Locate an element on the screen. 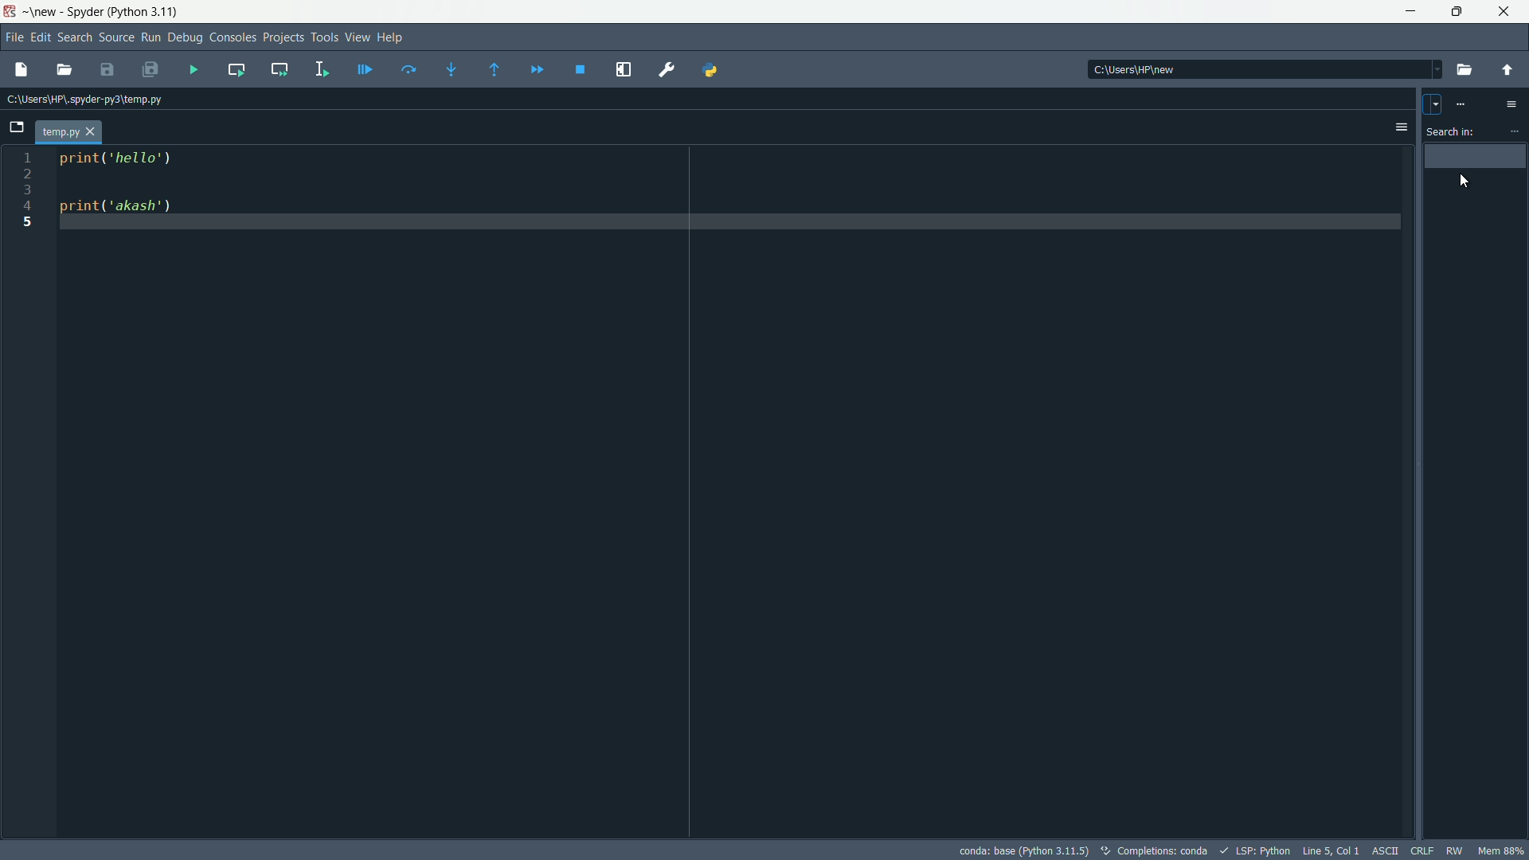  Tools Menu is located at coordinates (323, 37).